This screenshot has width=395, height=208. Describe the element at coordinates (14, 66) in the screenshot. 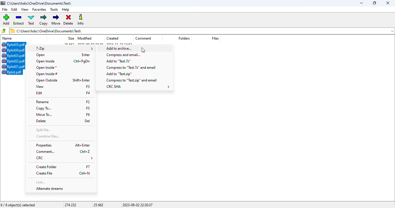

I see `rplot01` at that location.